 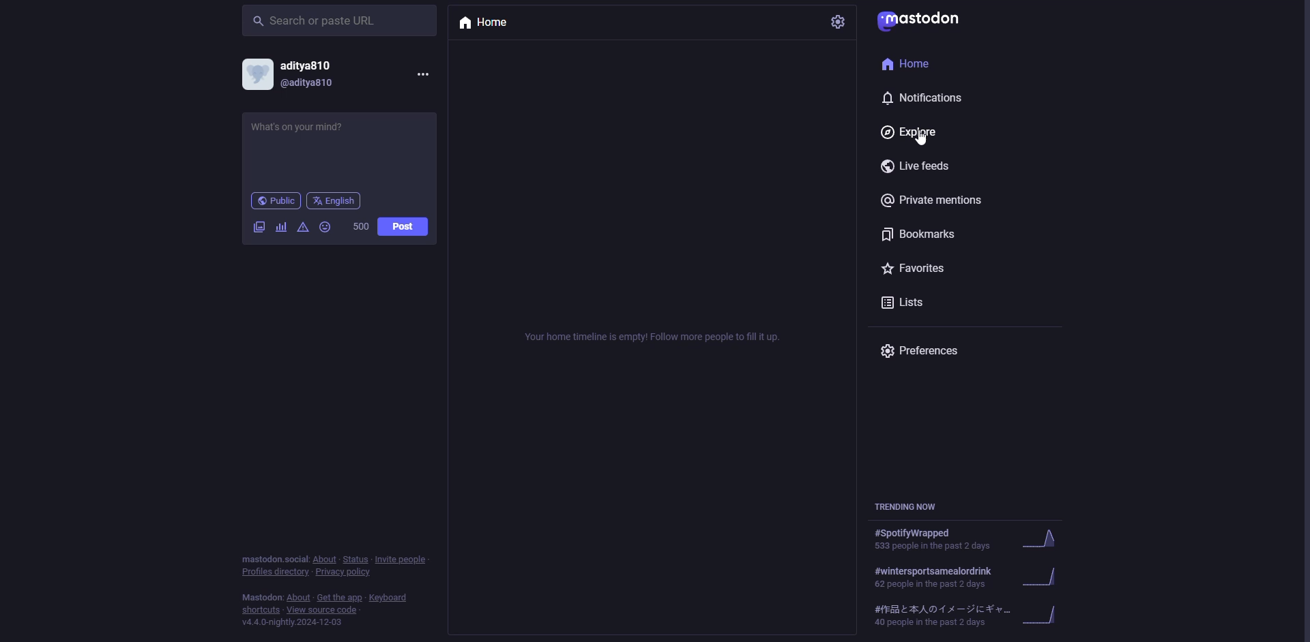 What do you see at coordinates (926, 20) in the screenshot?
I see `mastodon` at bounding box center [926, 20].